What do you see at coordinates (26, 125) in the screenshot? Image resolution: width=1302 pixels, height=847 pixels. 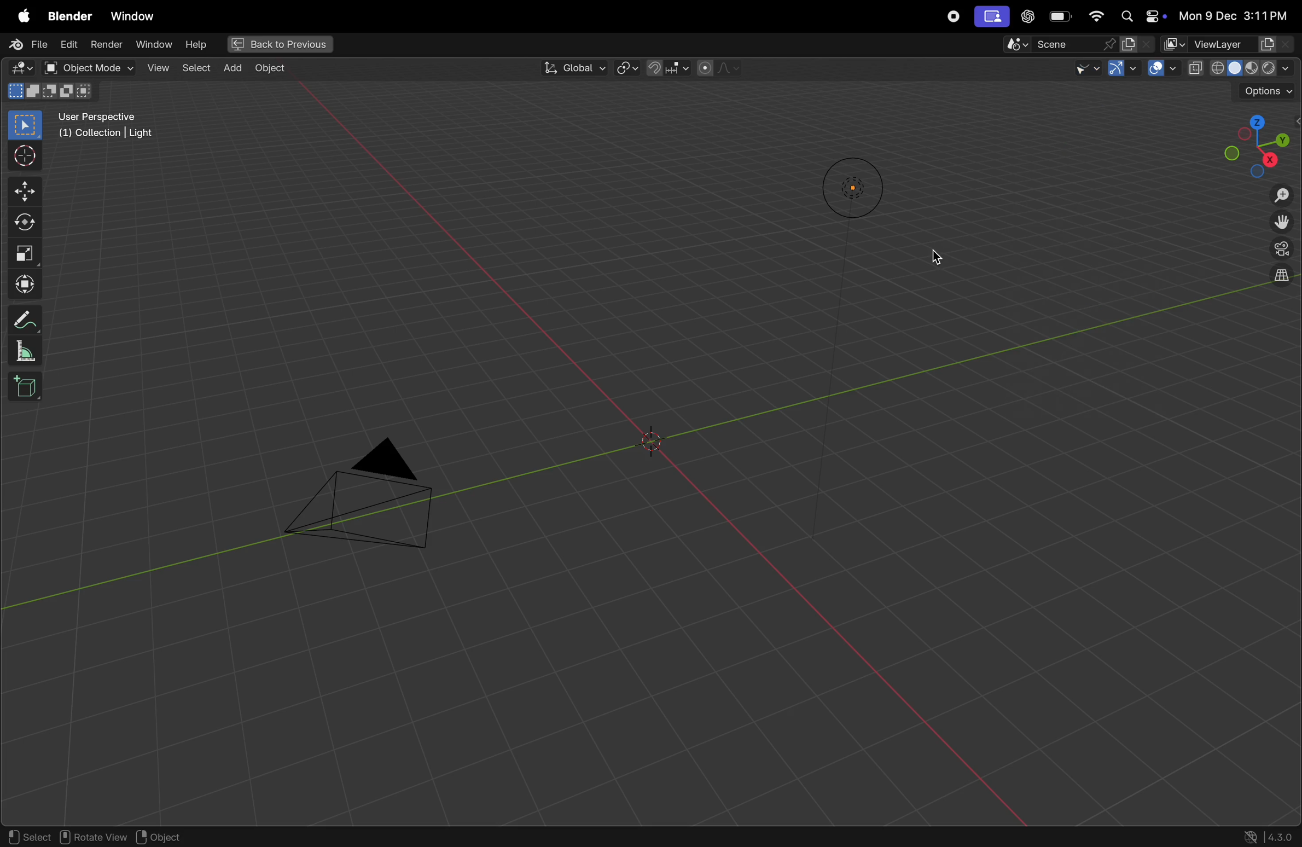 I see `select` at bounding box center [26, 125].